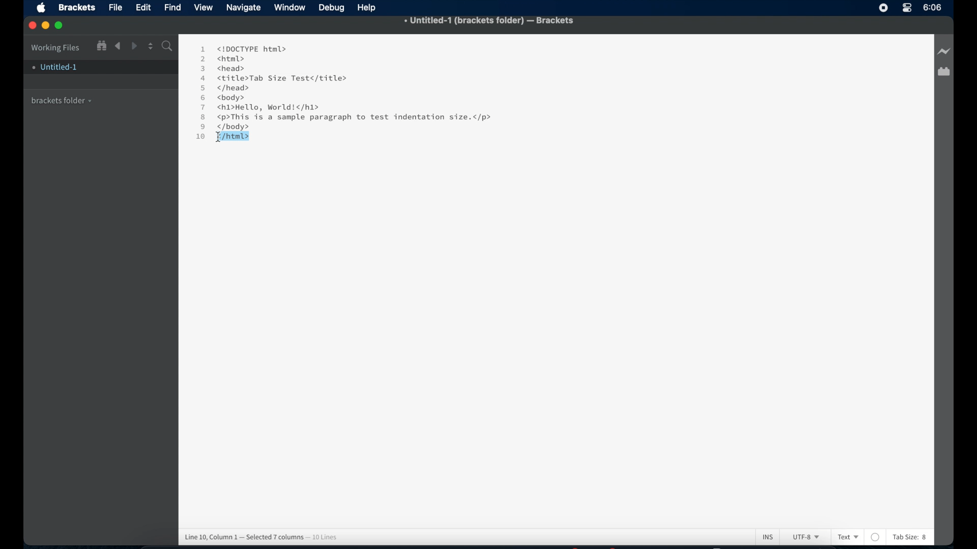 The width and height of the screenshot is (977, 549). I want to click on 3 <head>, so click(224, 68).